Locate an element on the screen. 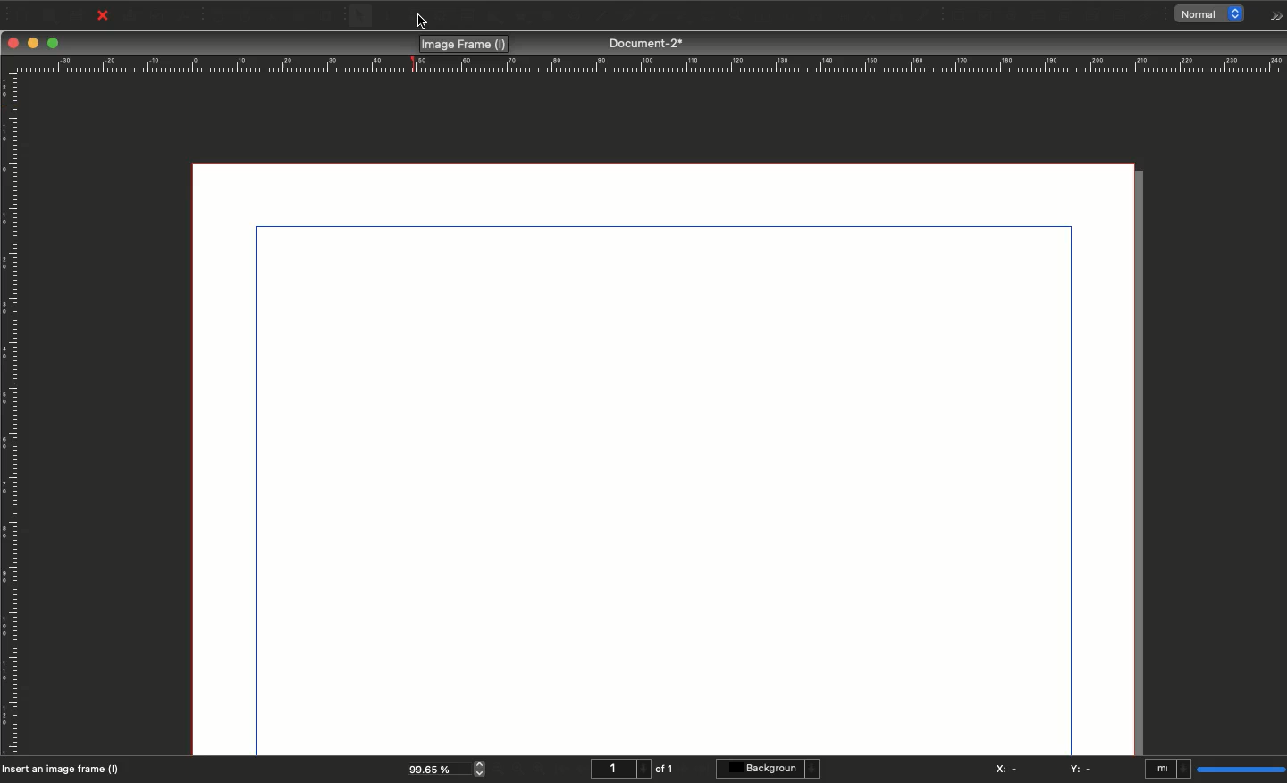  Print is located at coordinates (130, 16).